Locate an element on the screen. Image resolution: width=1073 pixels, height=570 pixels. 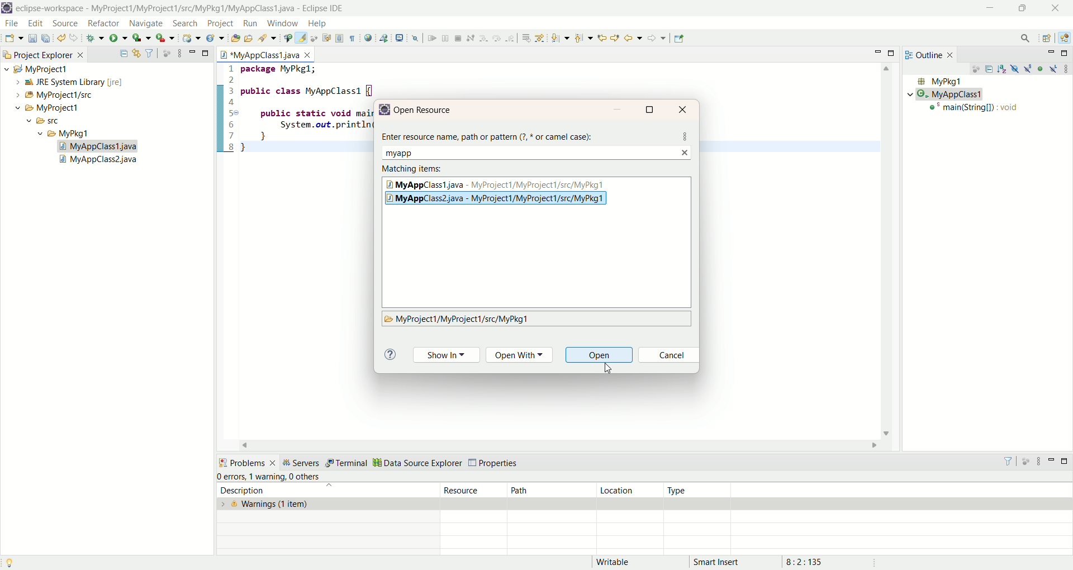
JRE system library is located at coordinates (64, 82).